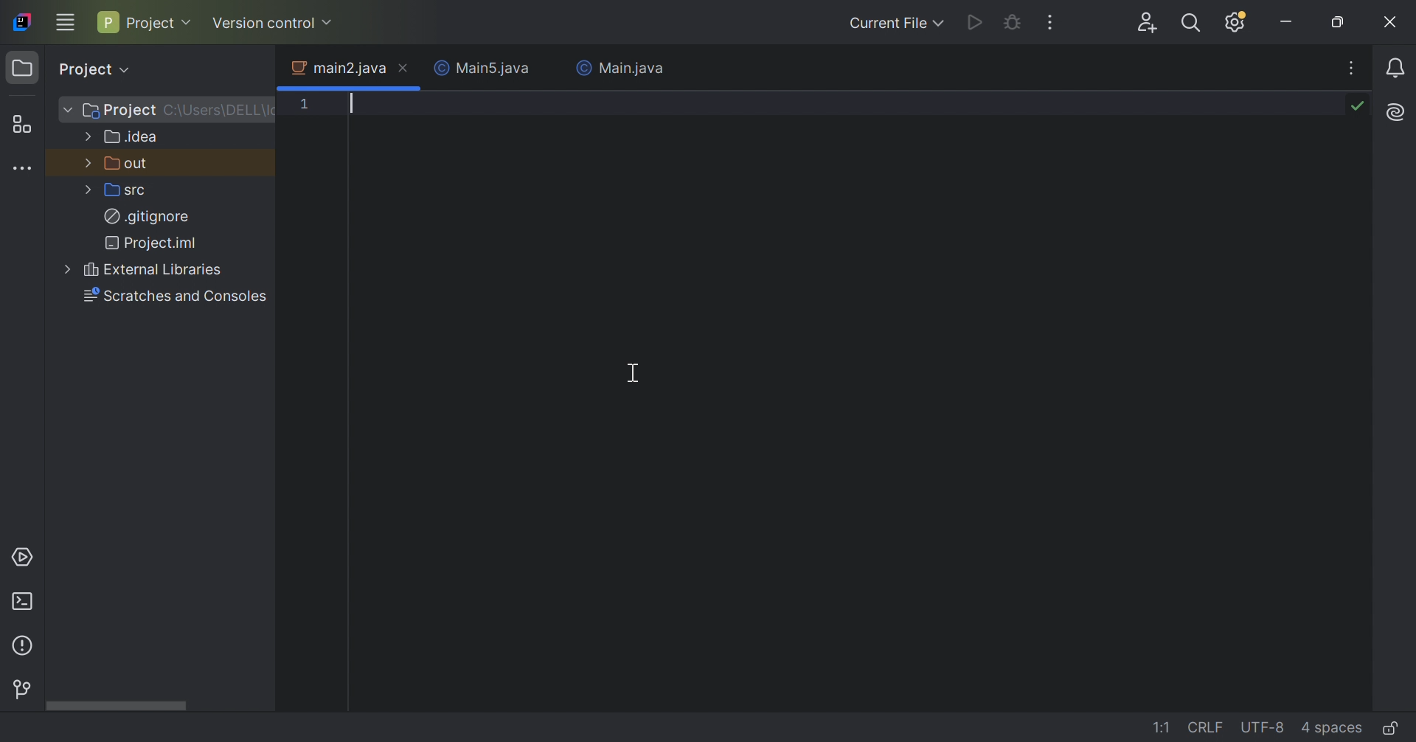  Describe the element at coordinates (128, 163) in the screenshot. I see `out` at that location.